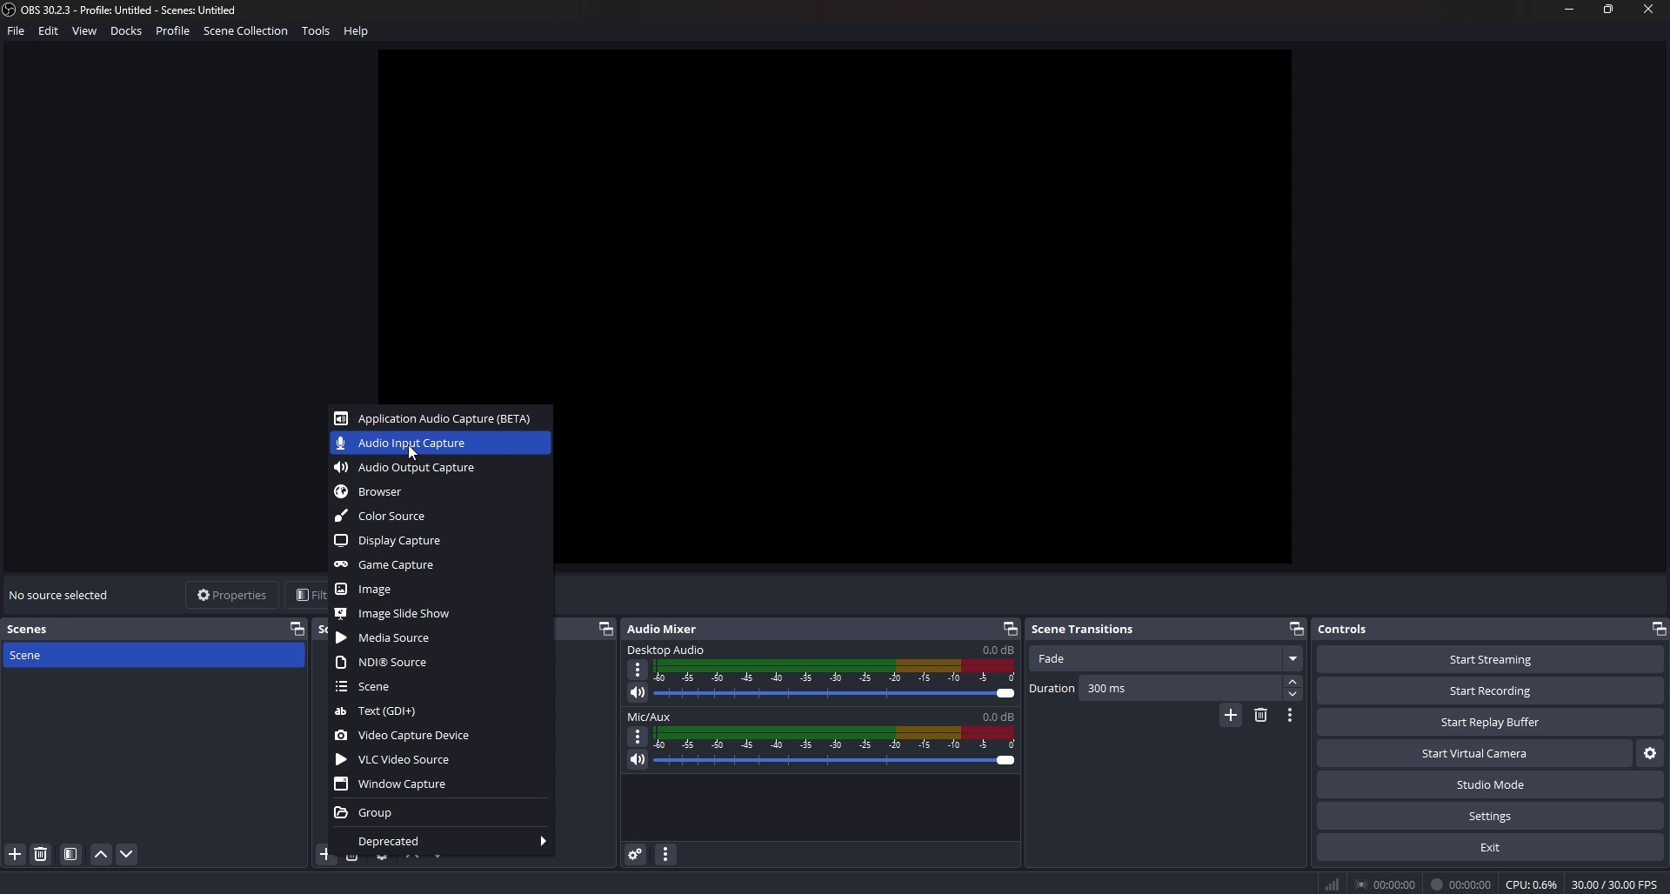 This screenshot has width=1670, height=894. I want to click on ndi source, so click(438, 661).